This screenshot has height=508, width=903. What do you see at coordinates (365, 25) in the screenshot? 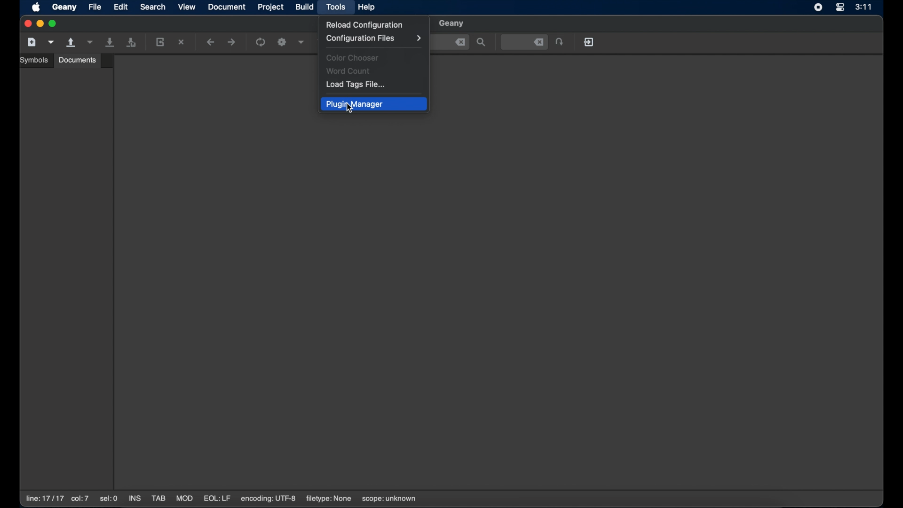
I see `reload configuration` at bounding box center [365, 25].